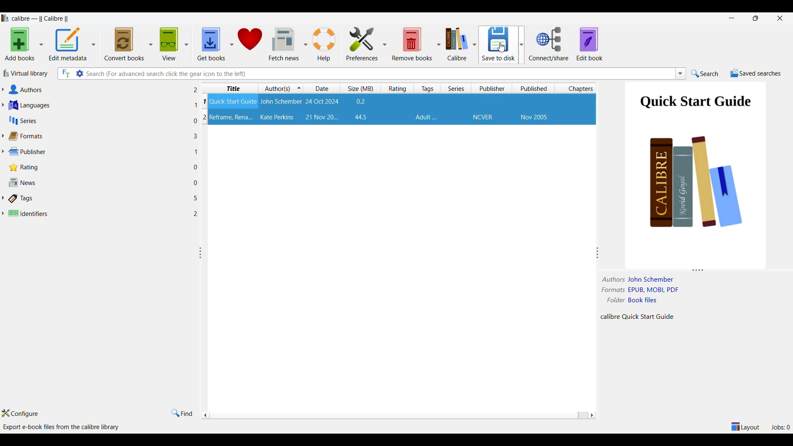 The height and width of the screenshot is (446, 793). What do you see at coordinates (780, 427) in the screenshot?
I see `Current jobs` at bounding box center [780, 427].